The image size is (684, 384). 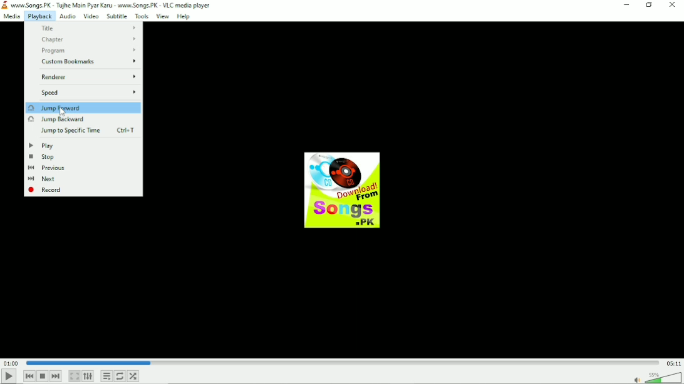 I want to click on Help, so click(x=184, y=17).